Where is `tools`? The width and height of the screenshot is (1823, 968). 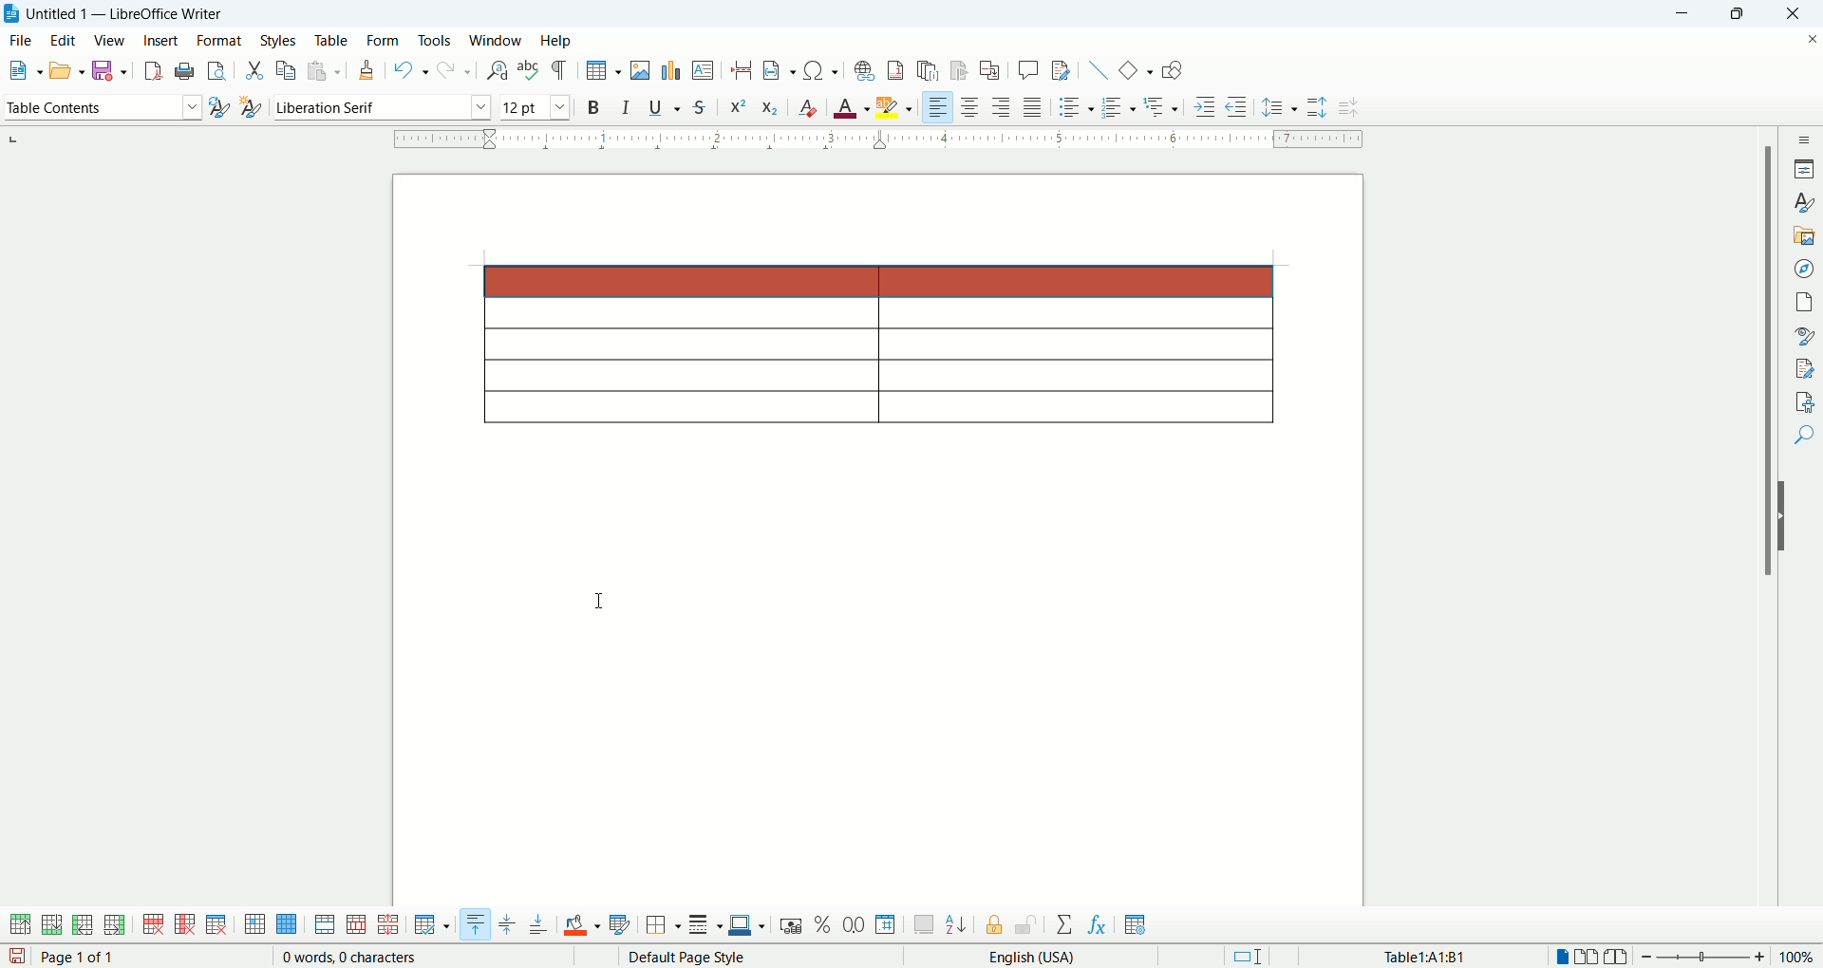
tools is located at coordinates (437, 40).